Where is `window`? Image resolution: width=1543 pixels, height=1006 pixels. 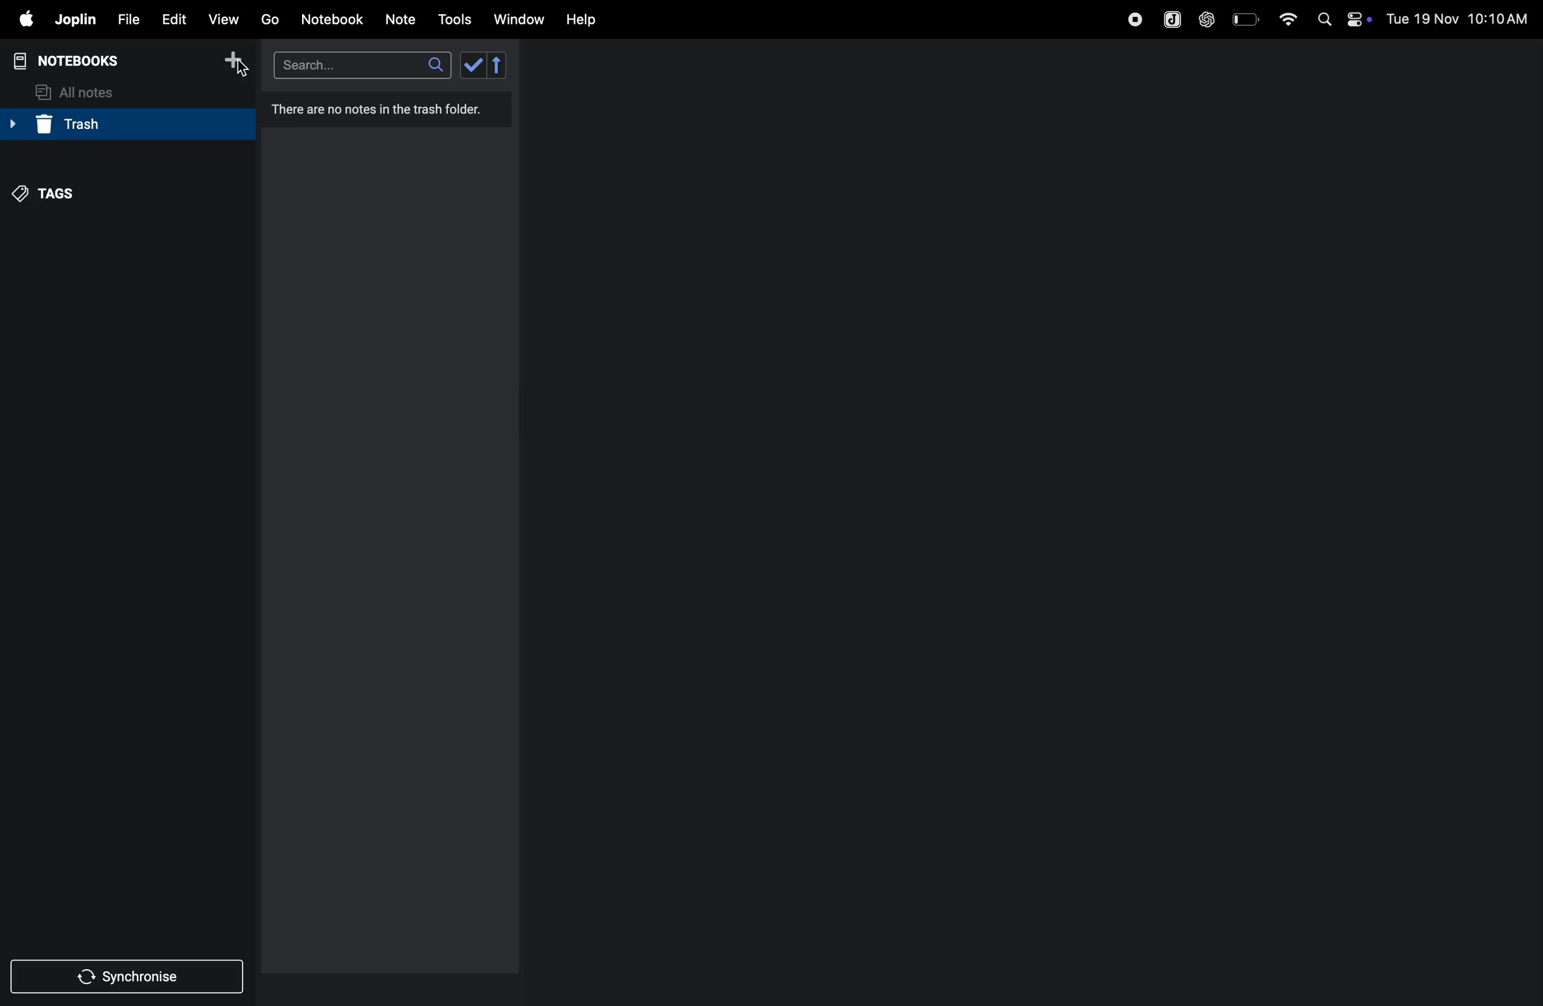
window is located at coordinates (518, 20).